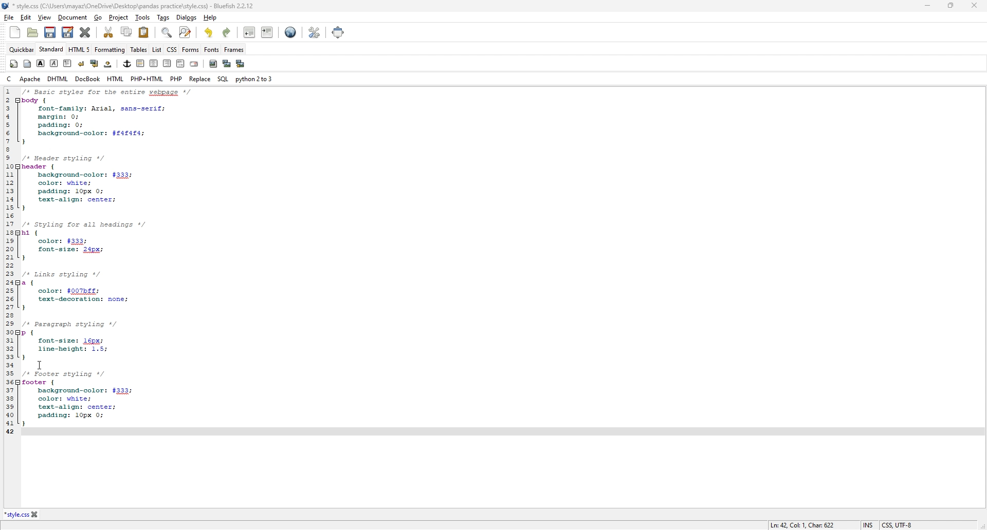  What do you see at coordinates (186, 32) in the screenshot?
I see `advanced find and replace` at bounding box center [186, 32].